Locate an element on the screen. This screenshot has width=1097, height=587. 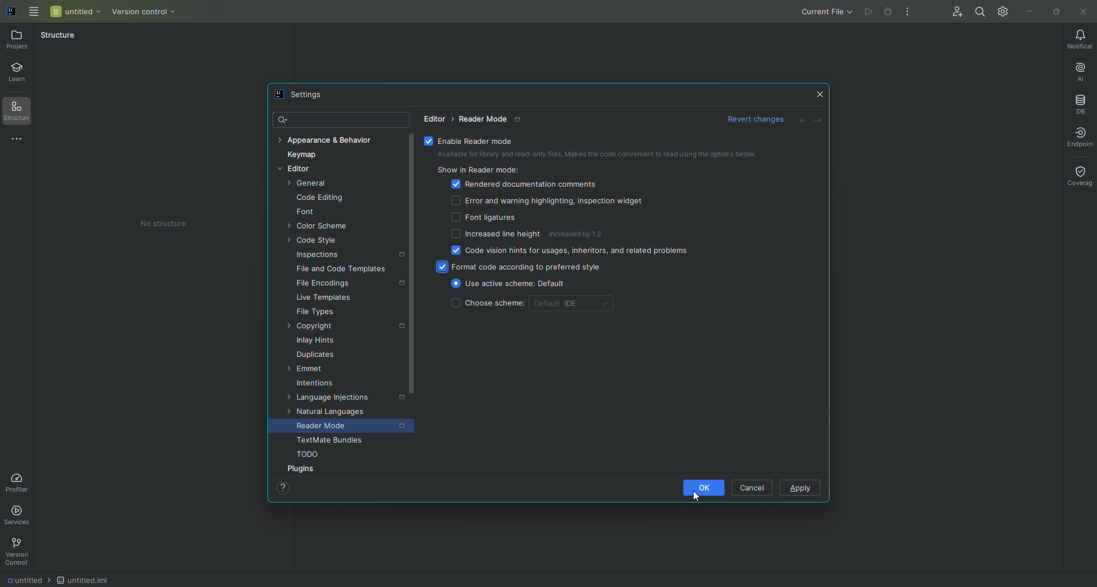
More Tools is located at coordinates (21, 141).